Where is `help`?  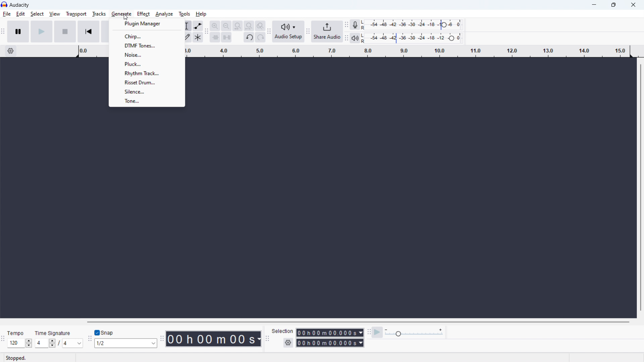 help is located at coordinates (201, 14).